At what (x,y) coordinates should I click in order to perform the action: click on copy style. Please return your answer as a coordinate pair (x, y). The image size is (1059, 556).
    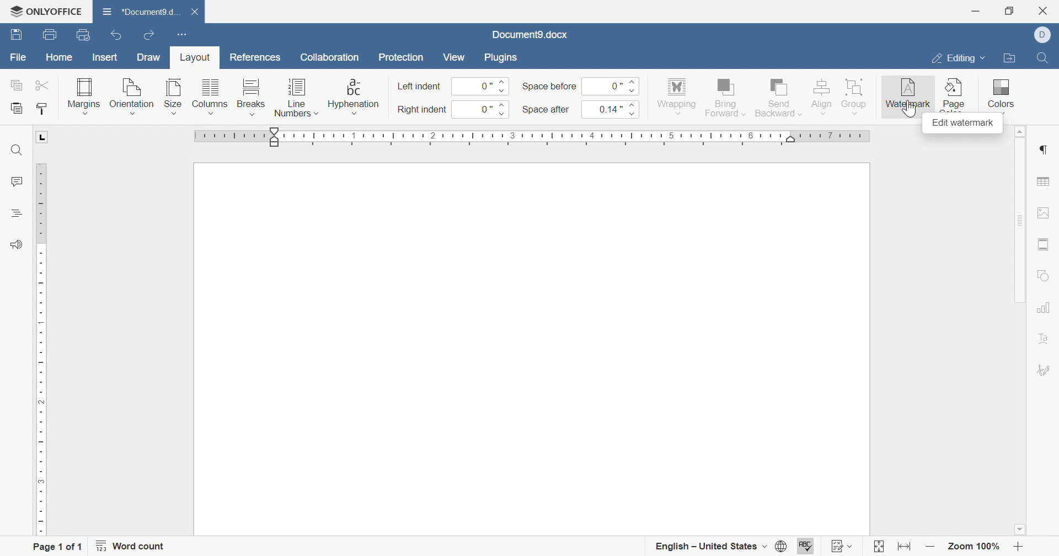
    Looking at the image, I should click on (43, 109).